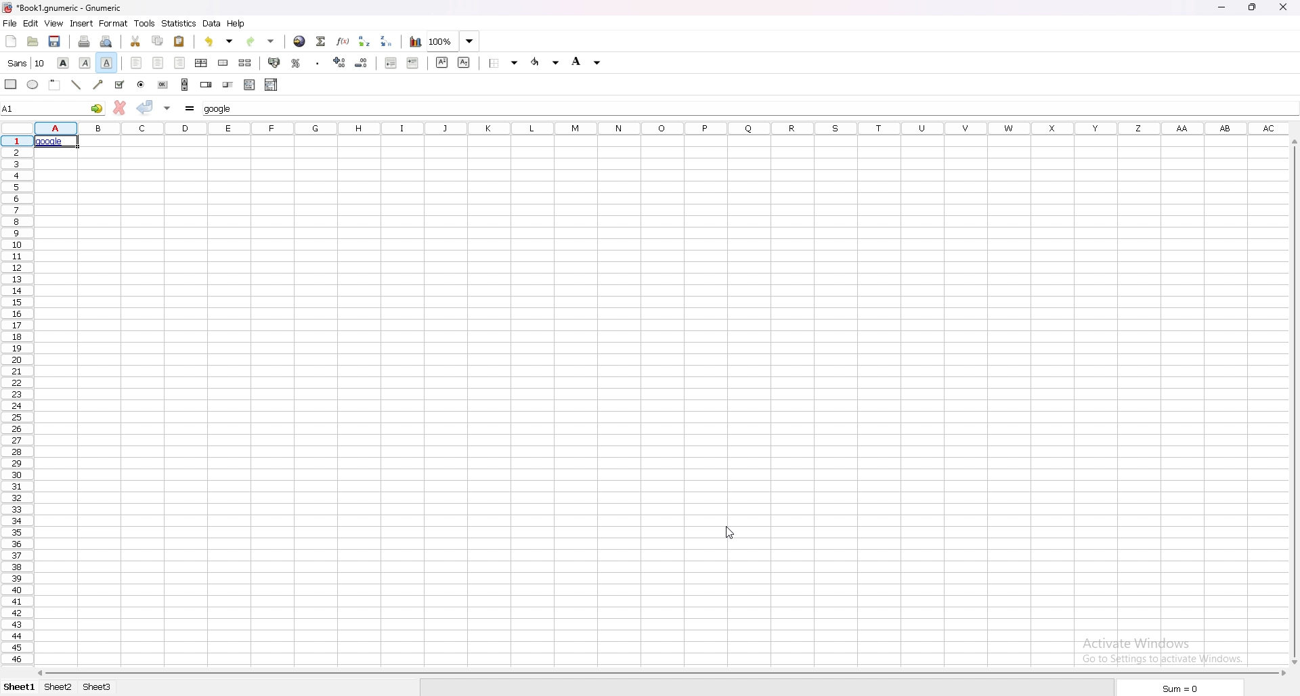  What do you see at coordinates (81, 24) in the screenshot?
I see `insert` at bounding box center [81, 24].